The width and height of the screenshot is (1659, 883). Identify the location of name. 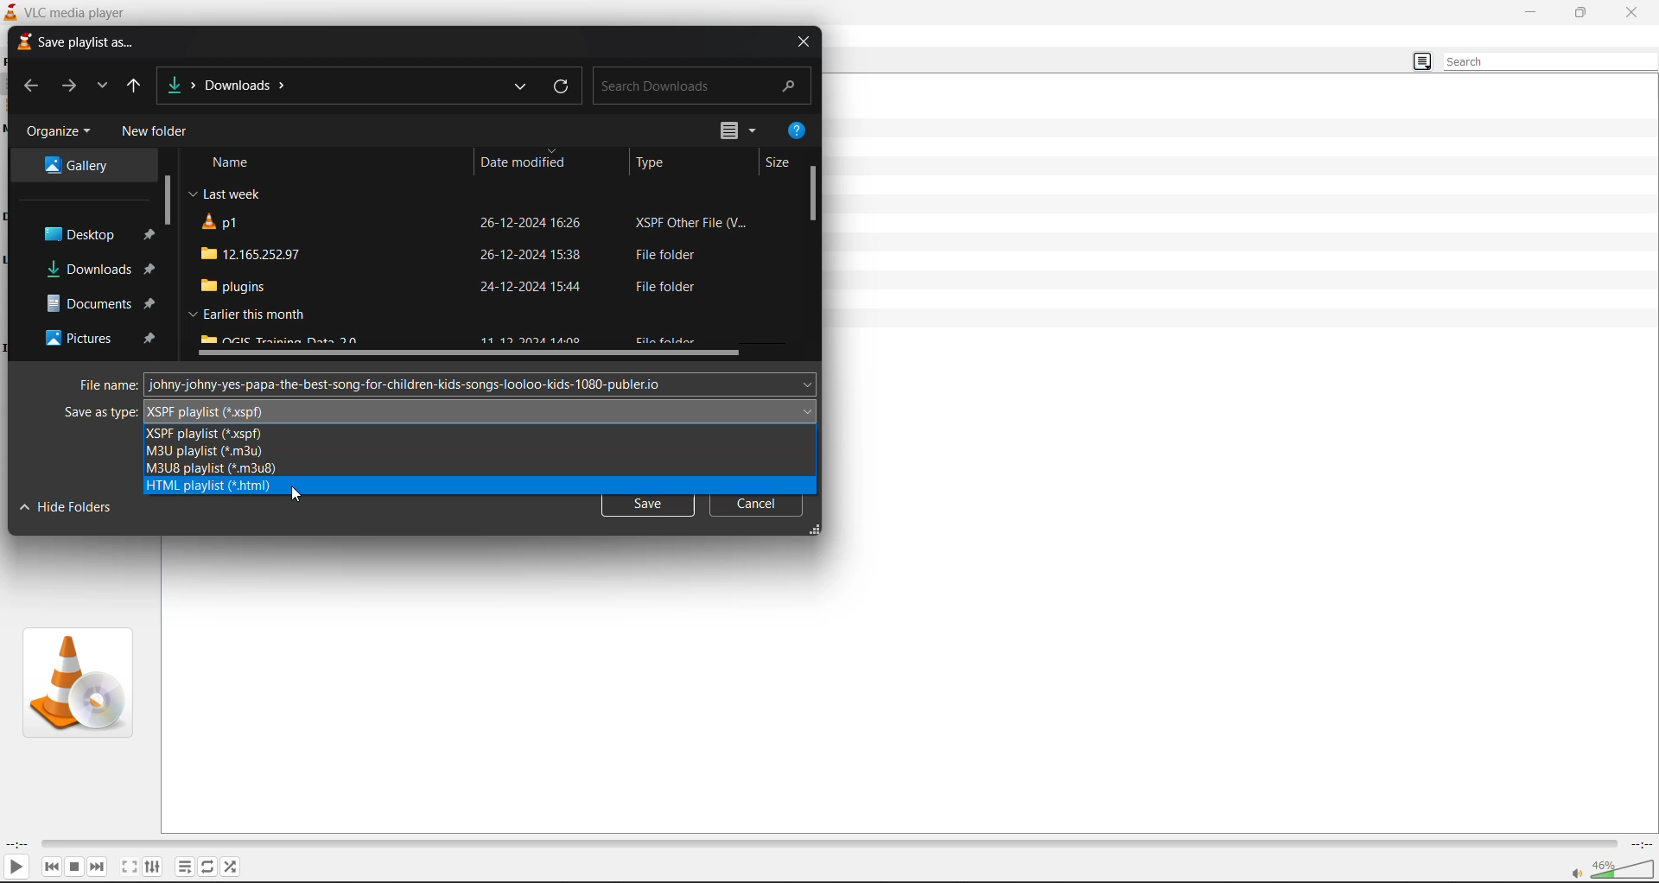
(227, 162).